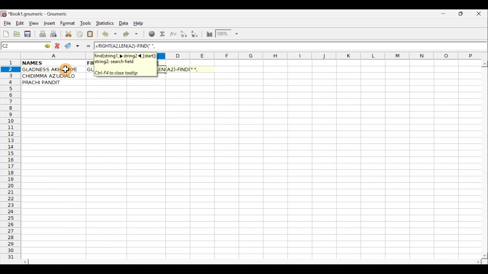 This screenshot has height=274, width=488. I want to click on View, so click(32, 23).